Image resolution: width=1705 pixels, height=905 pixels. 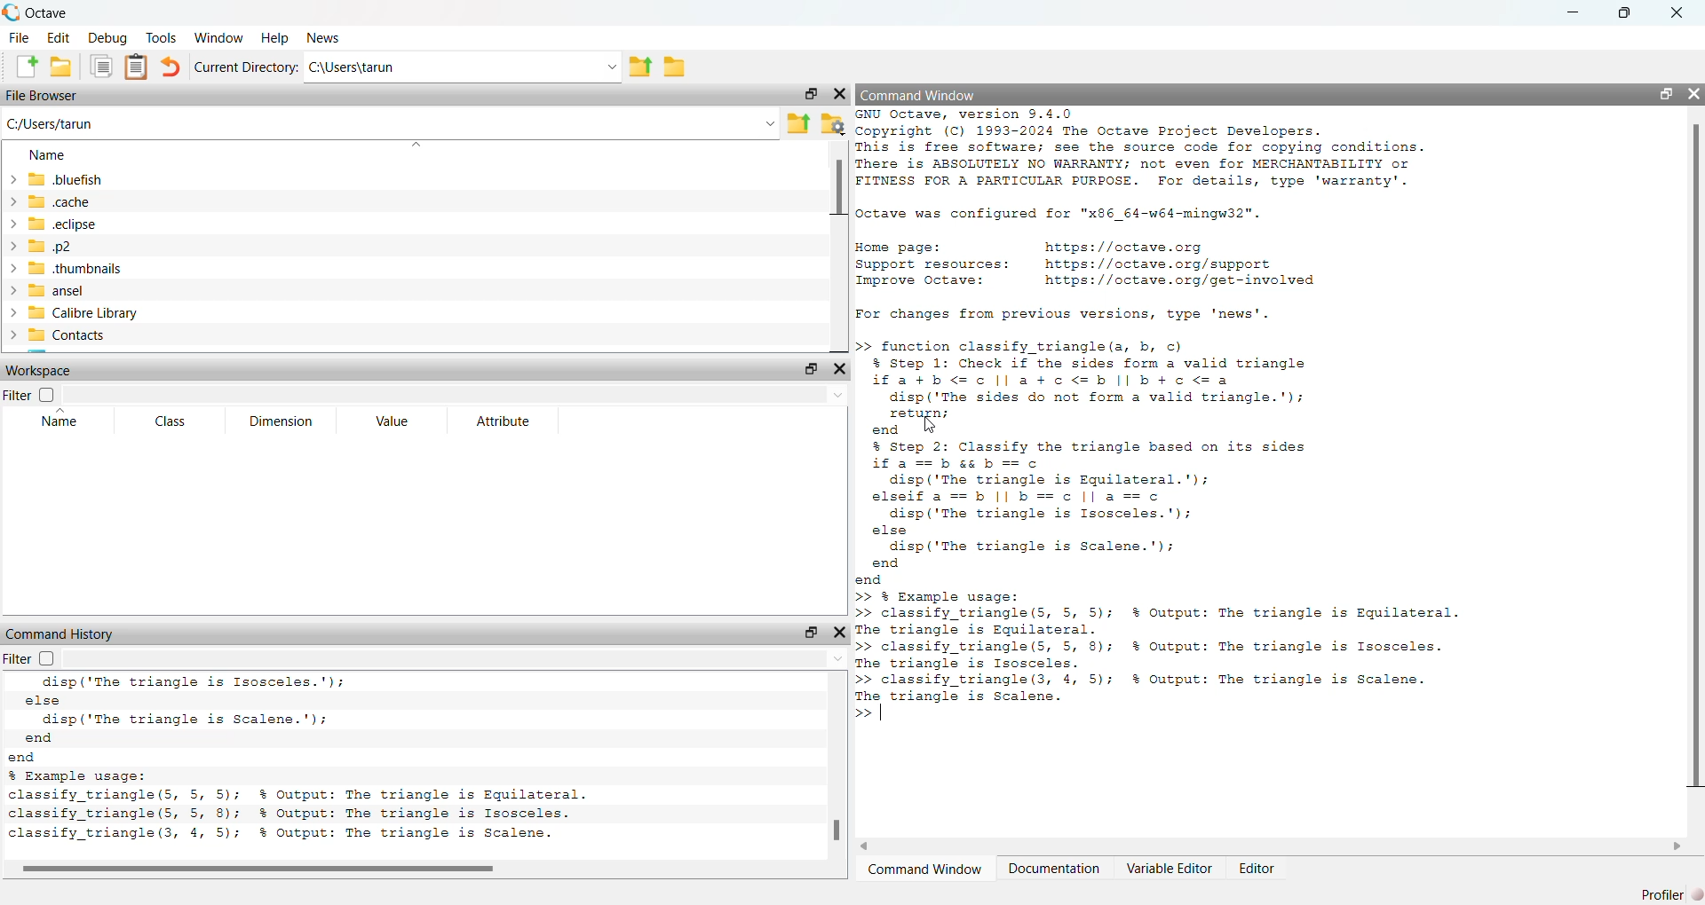 I want to click on minimize, so click(x=1575, y=12).